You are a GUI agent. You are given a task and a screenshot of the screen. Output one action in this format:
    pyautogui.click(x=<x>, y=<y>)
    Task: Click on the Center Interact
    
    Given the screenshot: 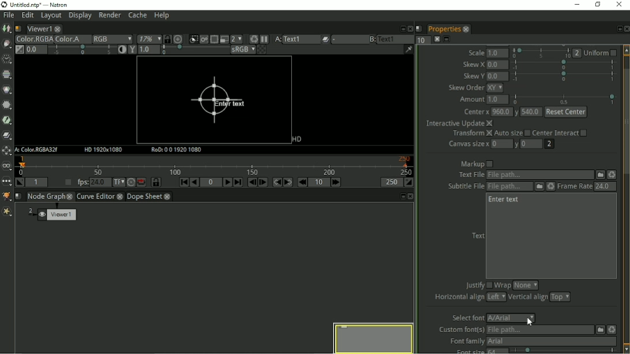 What is the action you would take?
    pyautogui.click(x=561, y=132)
    